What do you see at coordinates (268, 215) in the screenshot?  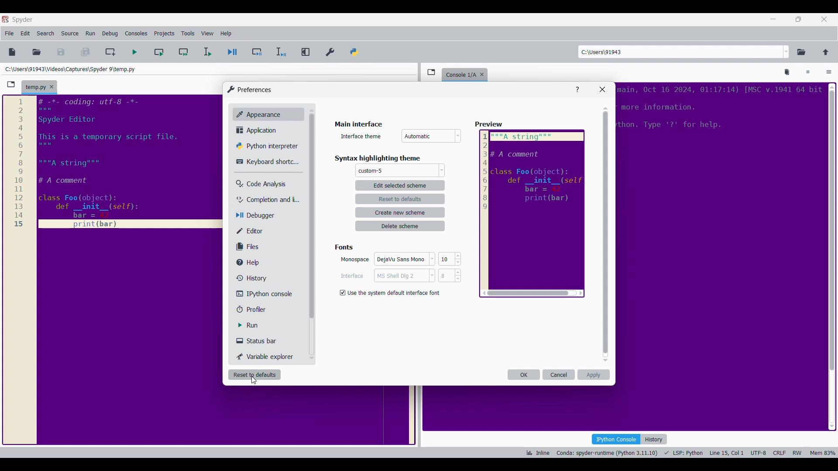 I see `Debugger` at bounding box center [268, 215].